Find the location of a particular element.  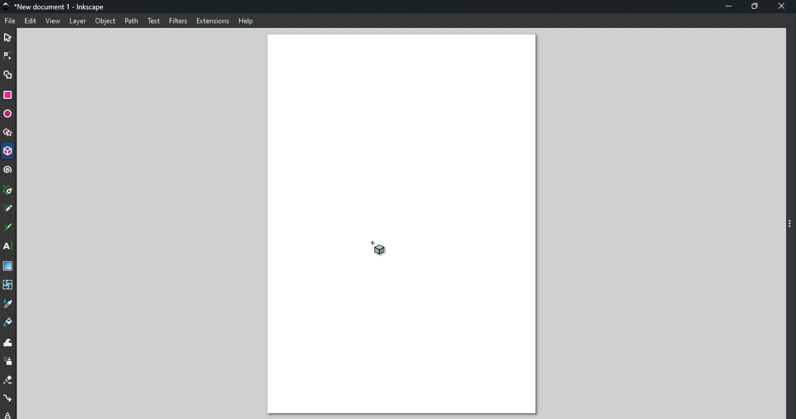

Layer is located at coordinates (78, 22).